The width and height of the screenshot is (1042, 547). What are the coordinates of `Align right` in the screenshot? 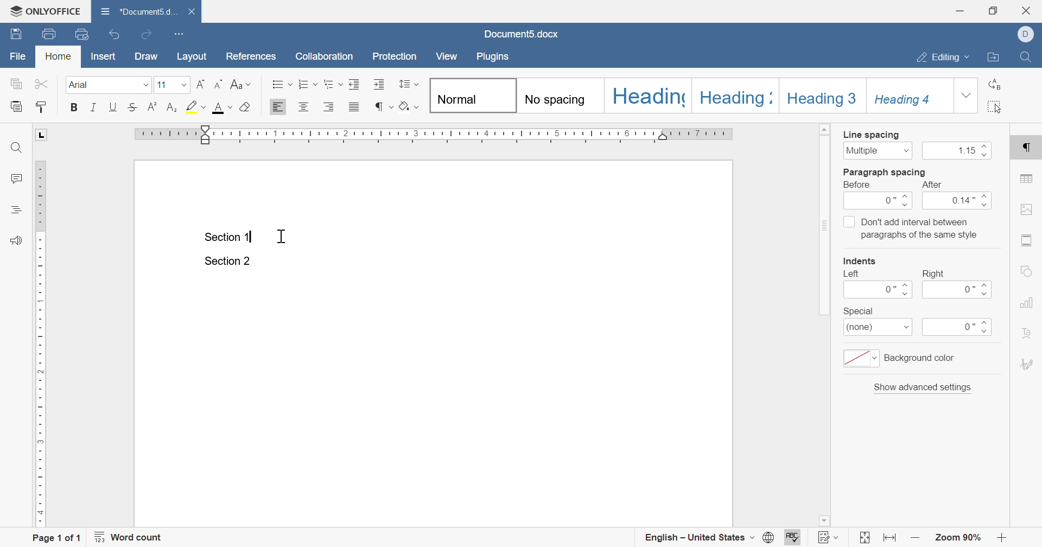 It's located at (331, 107).